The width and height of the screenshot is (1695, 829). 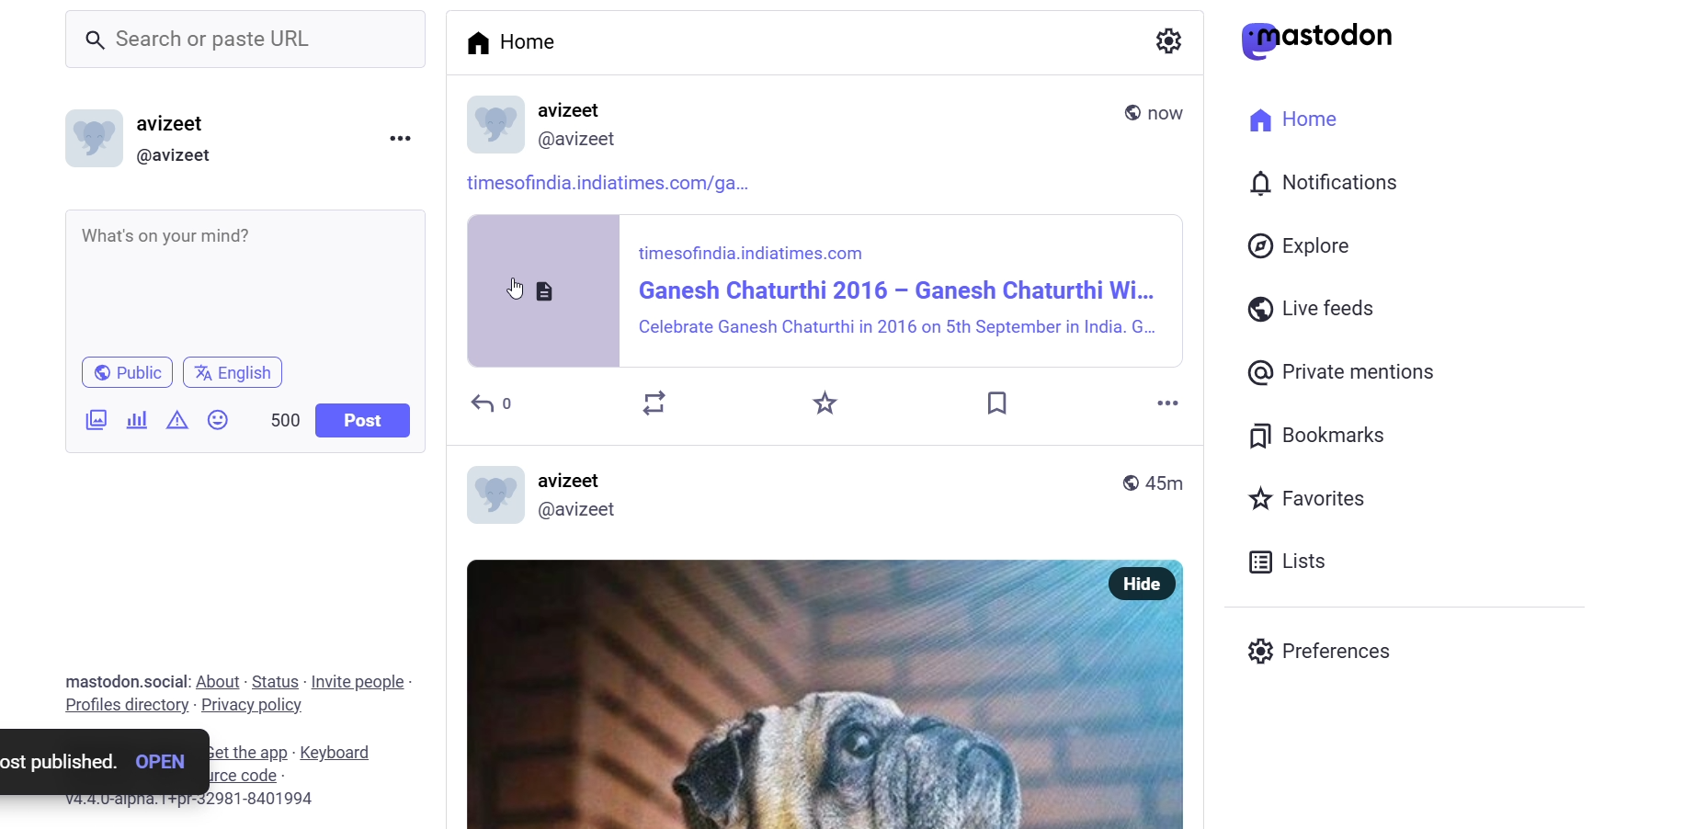 I want to click on astodon, so click(x=1321, y=39).